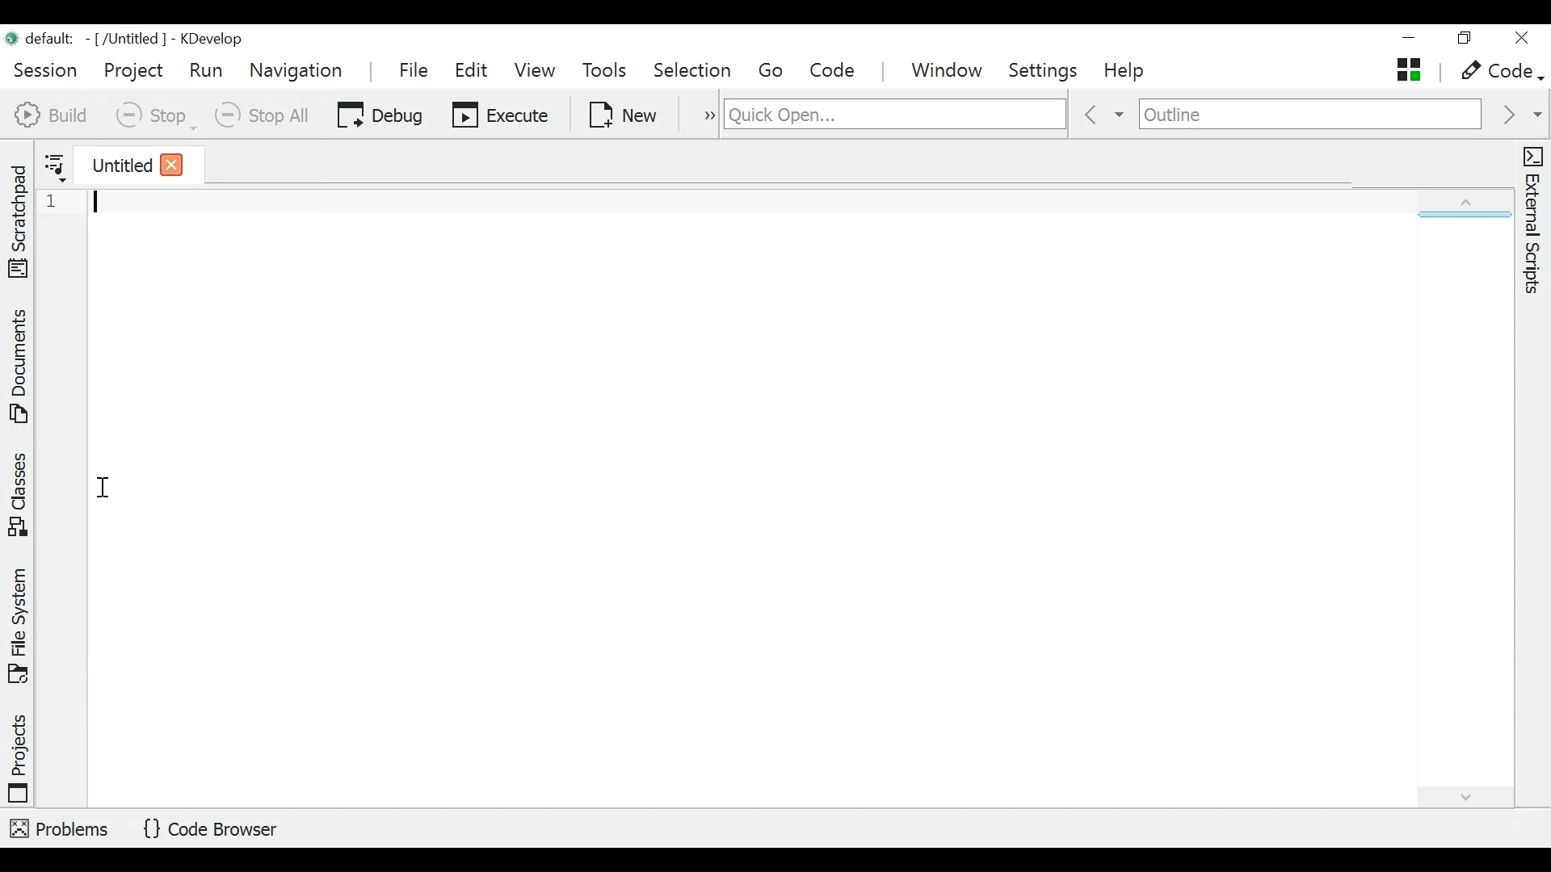  Describe the element at coordinates (52, 113) in the screenshot. I see `Build` at that location.